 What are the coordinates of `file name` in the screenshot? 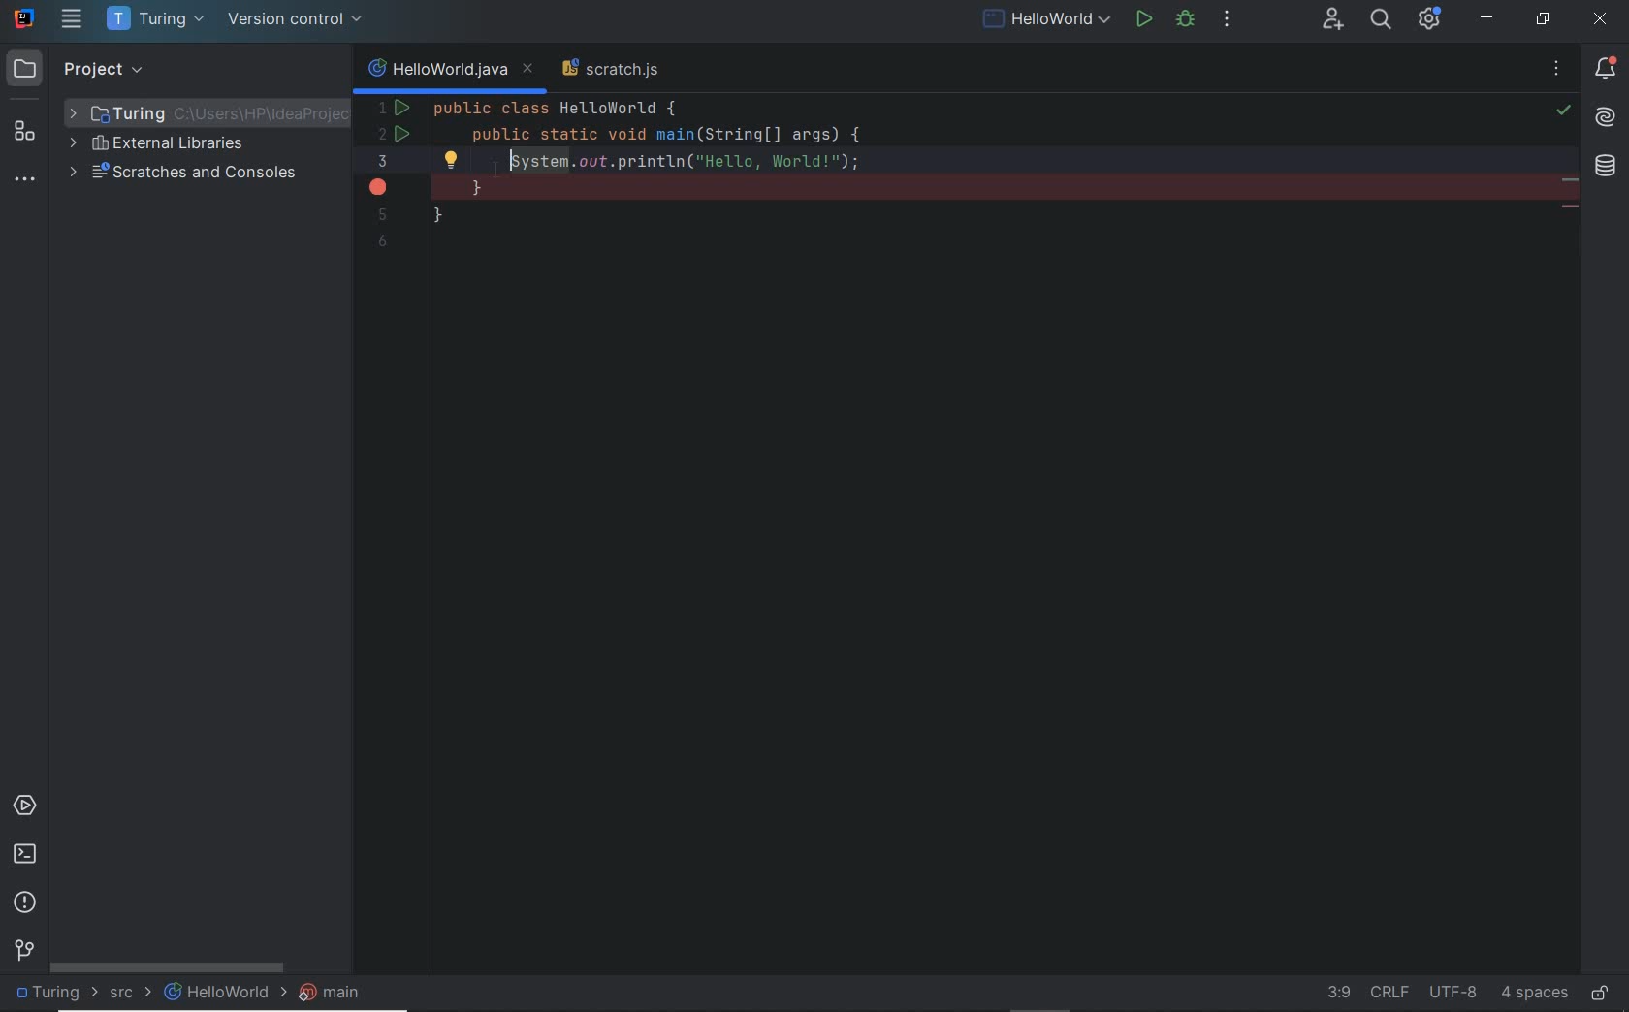 It's located at (217, 997).